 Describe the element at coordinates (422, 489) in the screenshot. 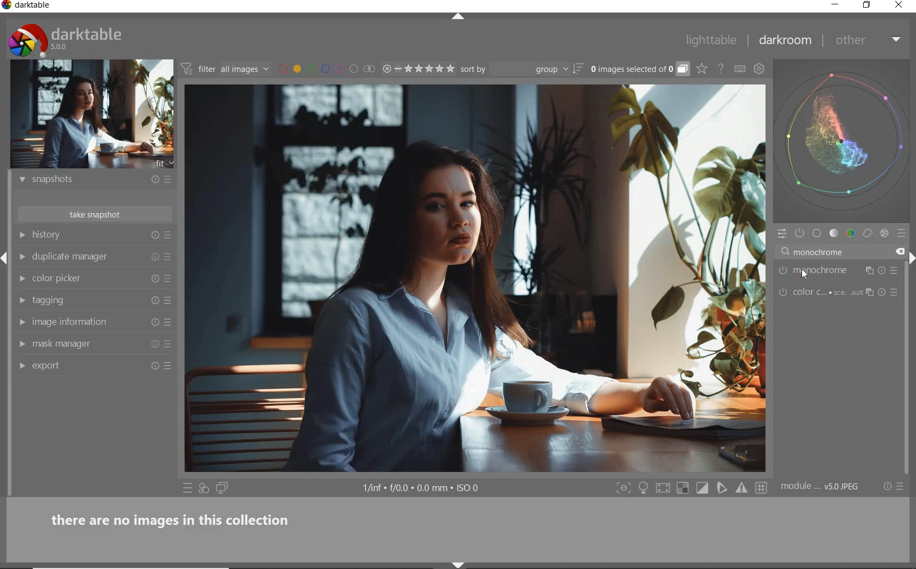

I see `display information` at that location.